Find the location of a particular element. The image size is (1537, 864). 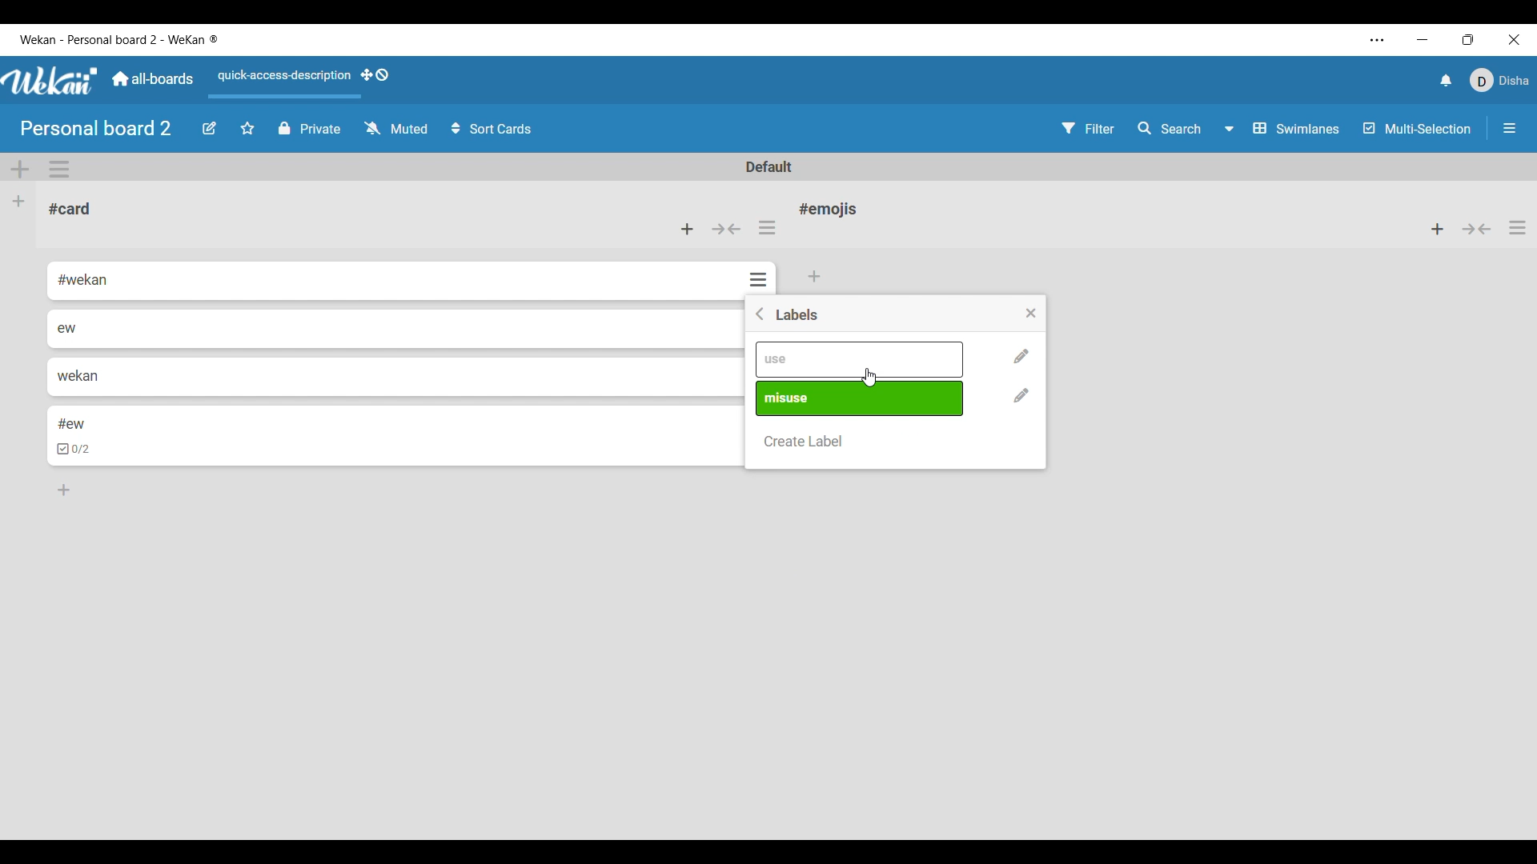

Add card to top of list is located at coordinates (1437, 229).